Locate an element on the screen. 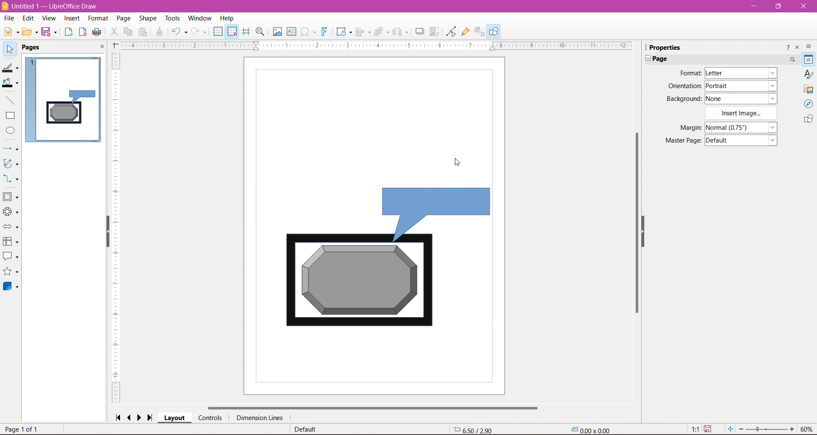 This screenshot has width=817, height=435. Page 1 is located at coordinates (67, 97).